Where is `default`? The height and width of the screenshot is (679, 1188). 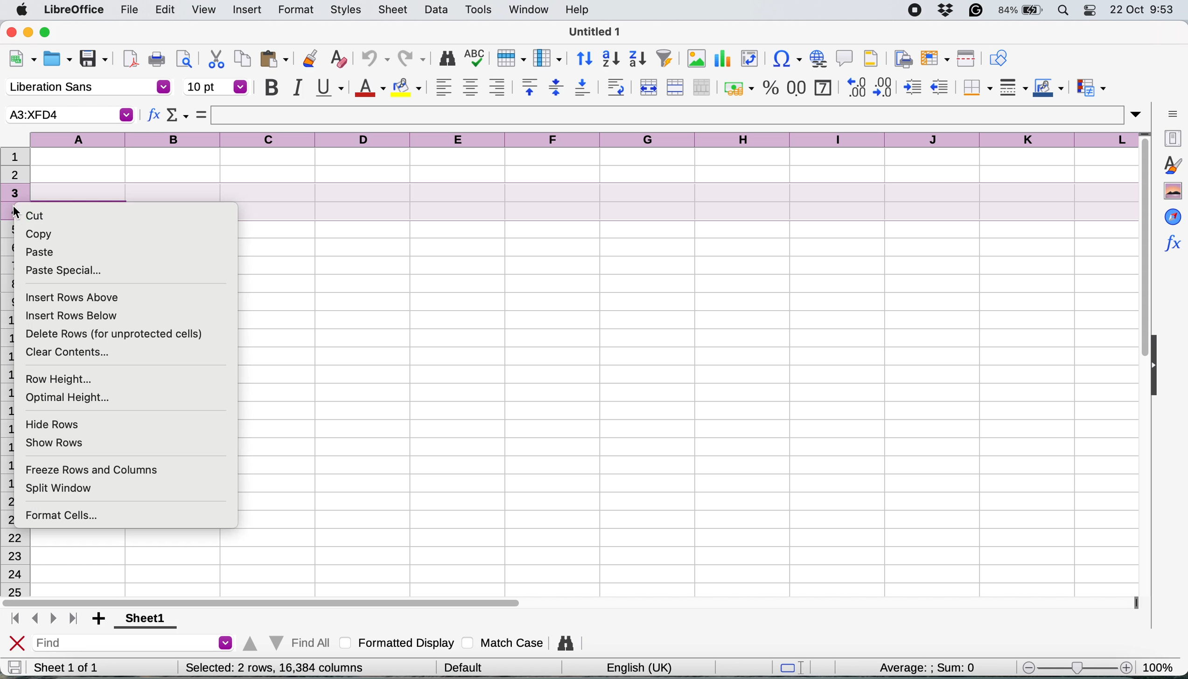
default is located at coordinates (467, 666).